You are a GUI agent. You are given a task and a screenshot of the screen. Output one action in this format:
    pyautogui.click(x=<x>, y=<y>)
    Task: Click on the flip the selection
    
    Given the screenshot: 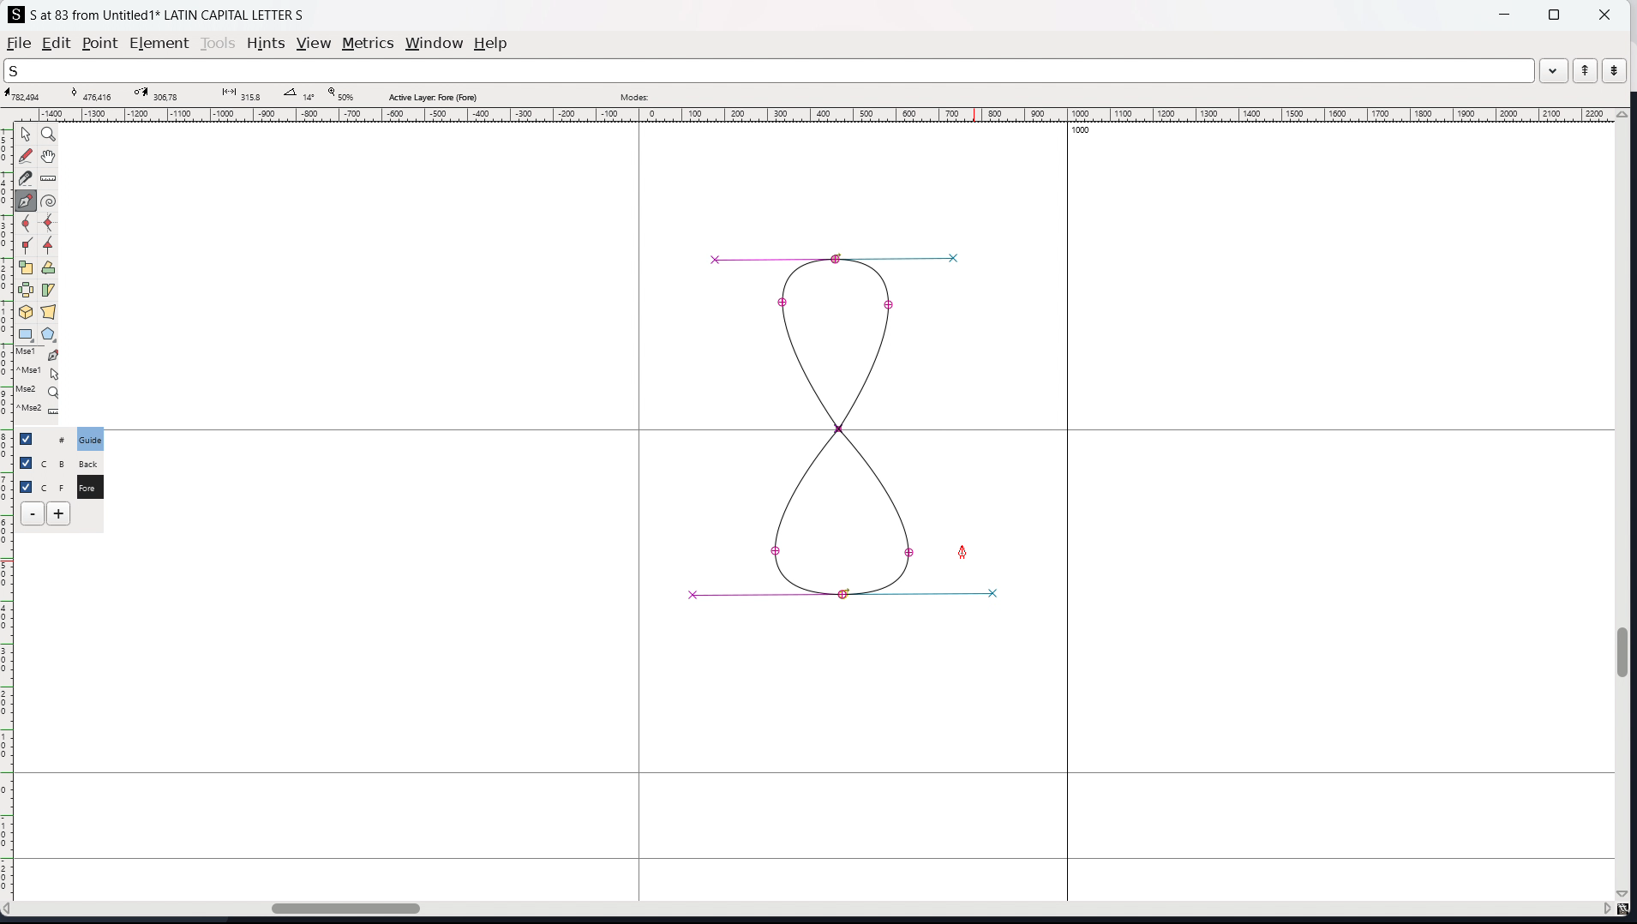 What is the action you would take?
    pyautogui.click(x=26, y=291)
    